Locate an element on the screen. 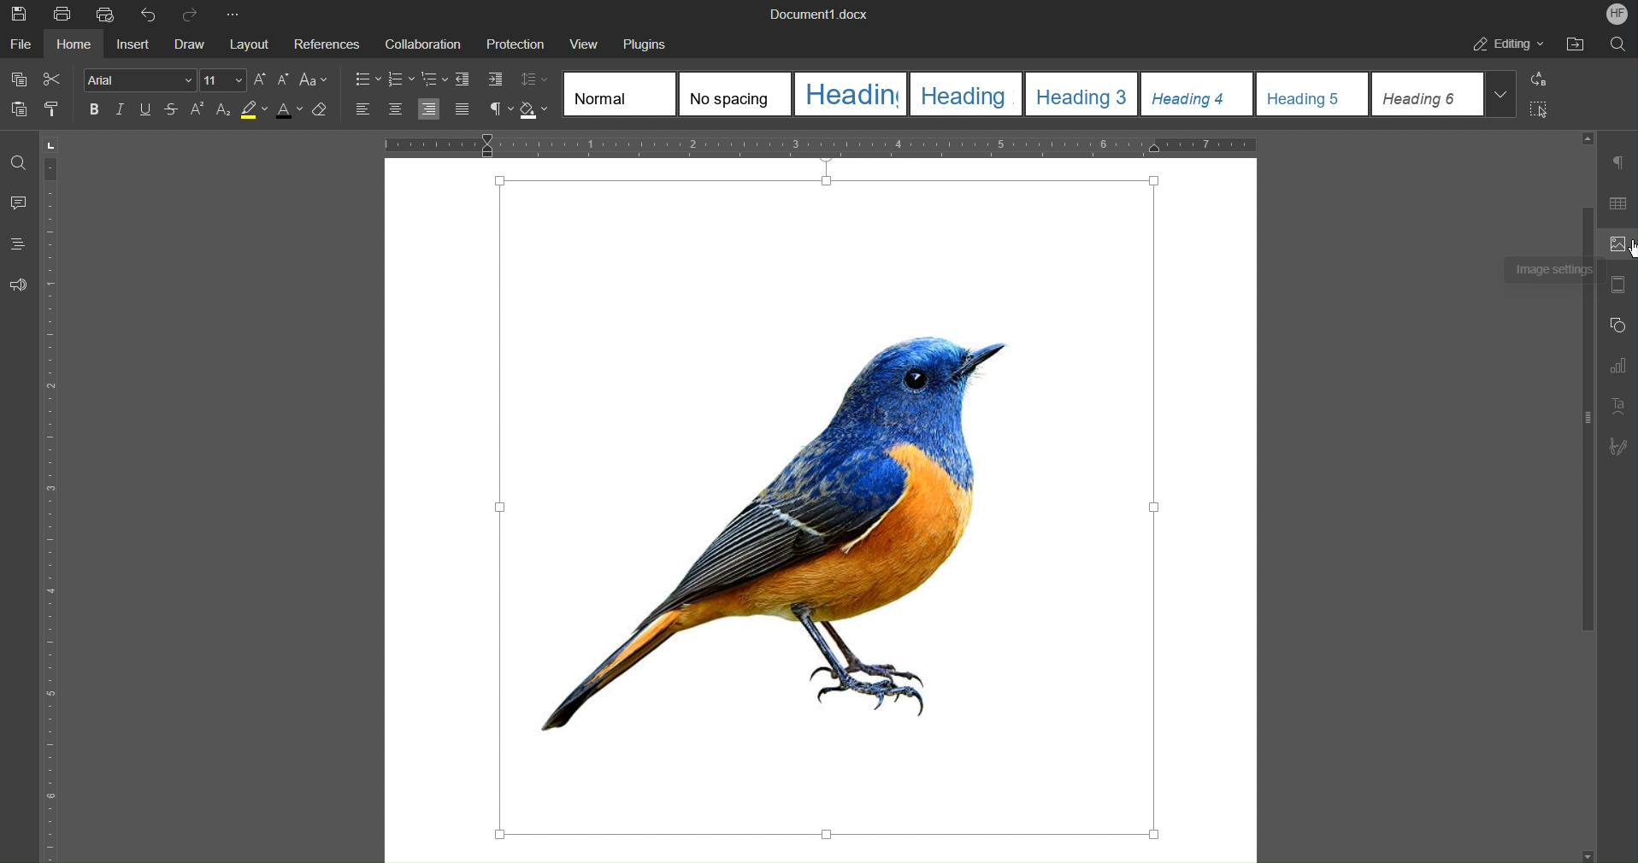 This screenshot has width=1638, height=863. Heading 4 is located at coordinates (1198, 92).